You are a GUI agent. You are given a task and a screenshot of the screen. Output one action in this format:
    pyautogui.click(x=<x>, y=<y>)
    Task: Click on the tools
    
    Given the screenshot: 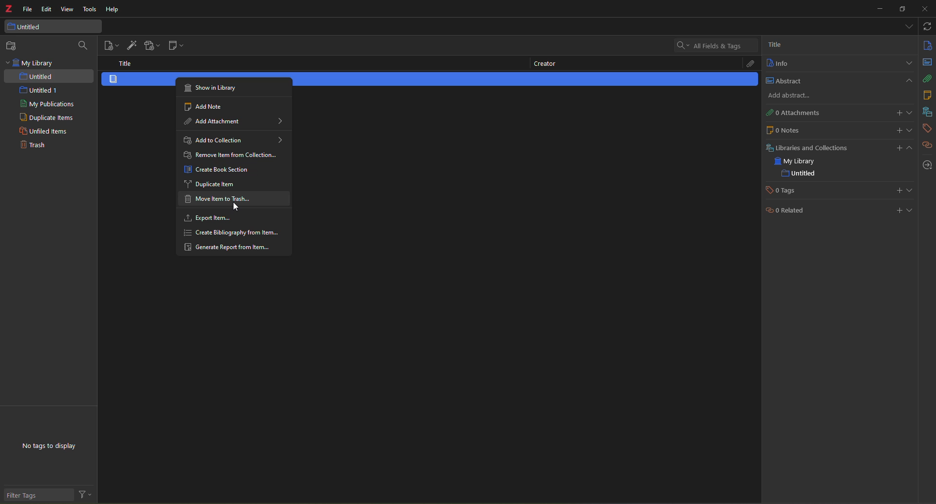 What is the action you would take?
    pyautogui.click(x=89, y=10)
    